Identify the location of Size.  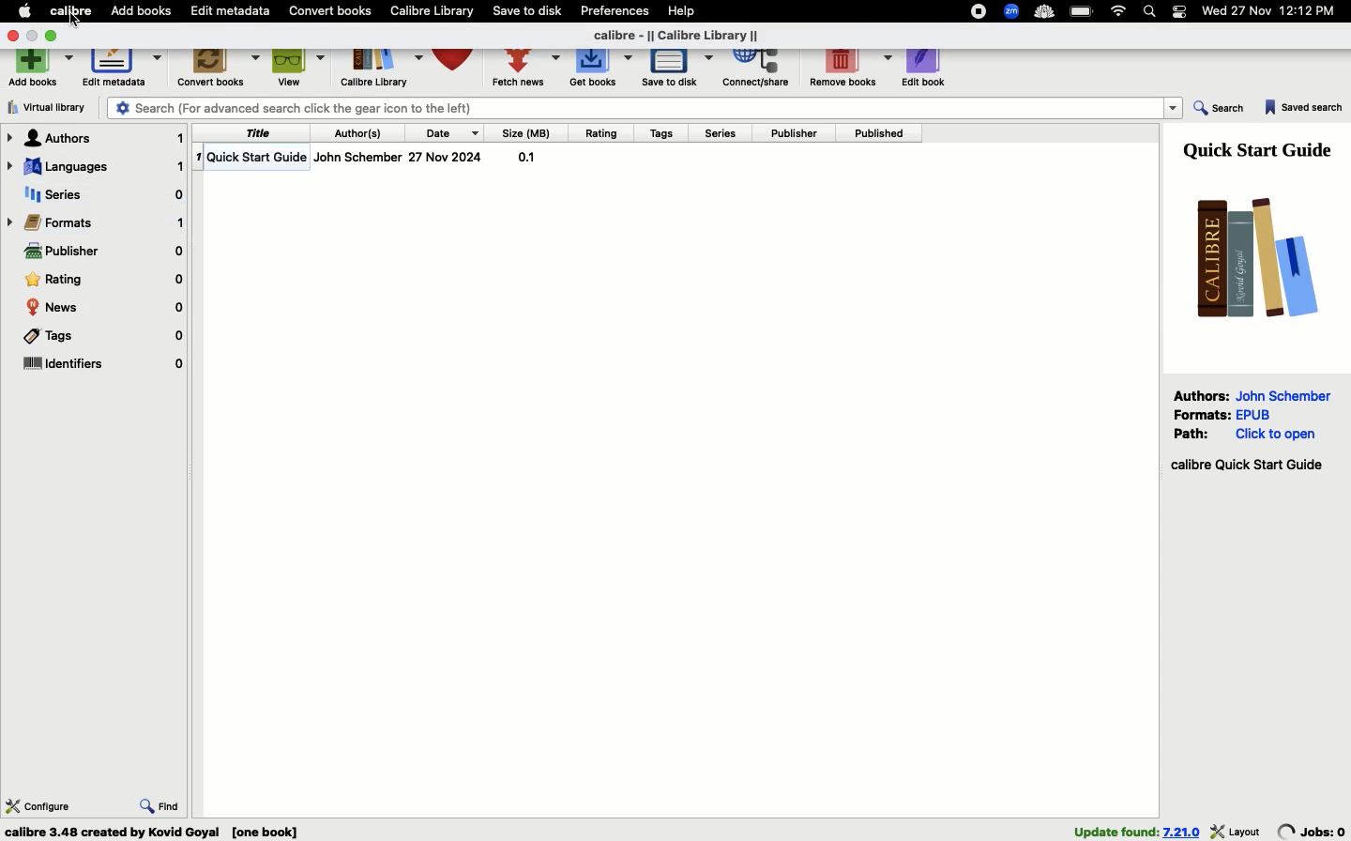
(528, 132).